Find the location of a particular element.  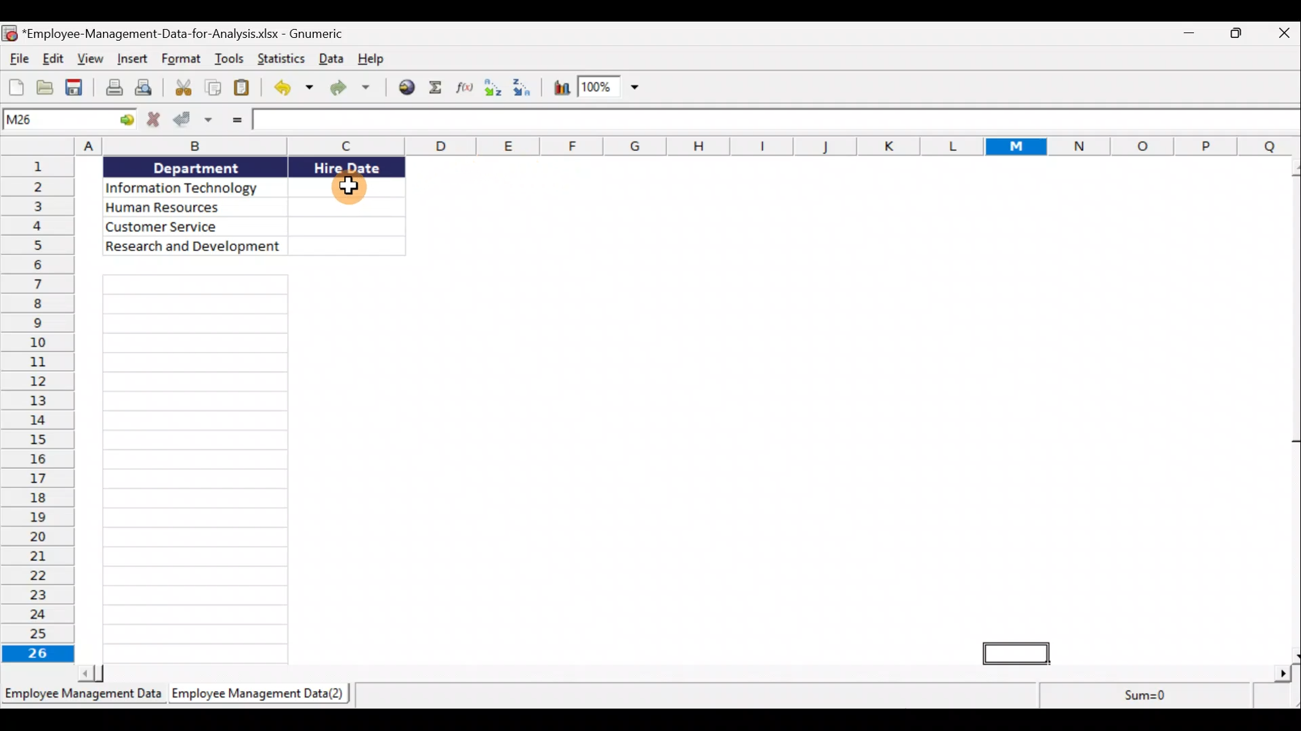

Create a new workbook is located at coordinates (15, 87).